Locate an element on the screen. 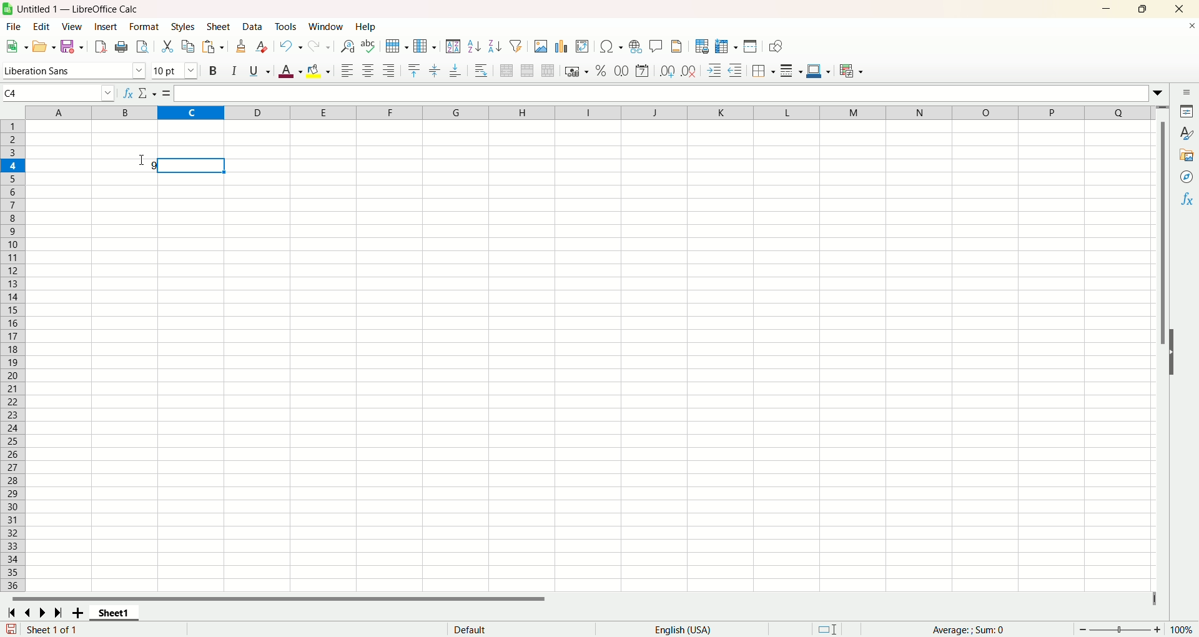 This screenshot has height=637, width=1199. remove formatting is located at coordinates (264, 47).